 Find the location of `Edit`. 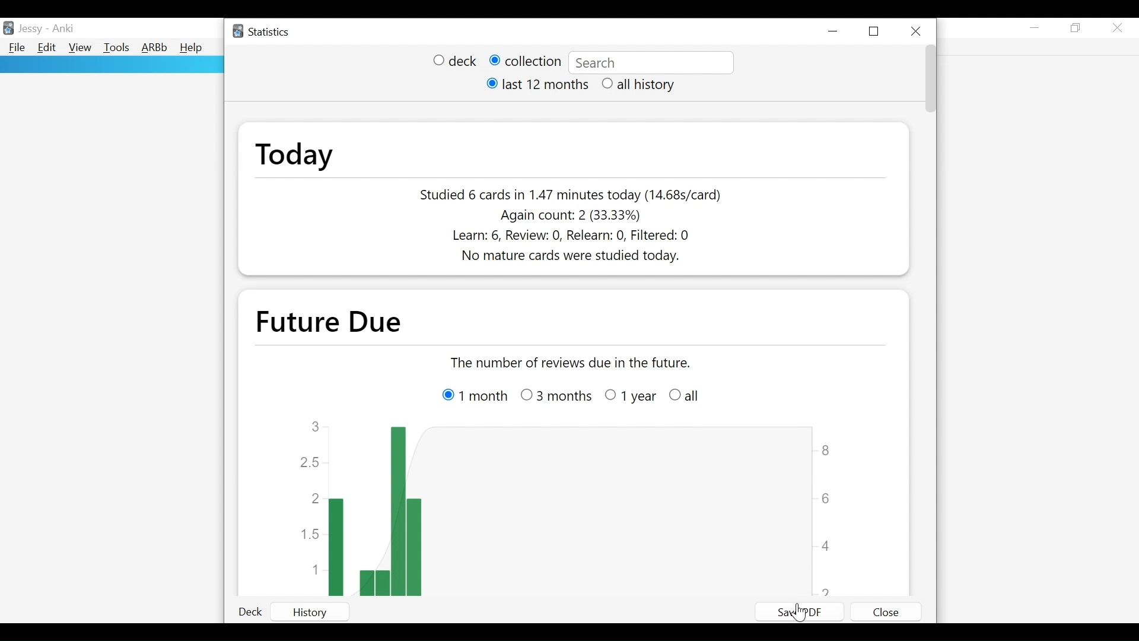

Edit is located at coordinates (47, 49).